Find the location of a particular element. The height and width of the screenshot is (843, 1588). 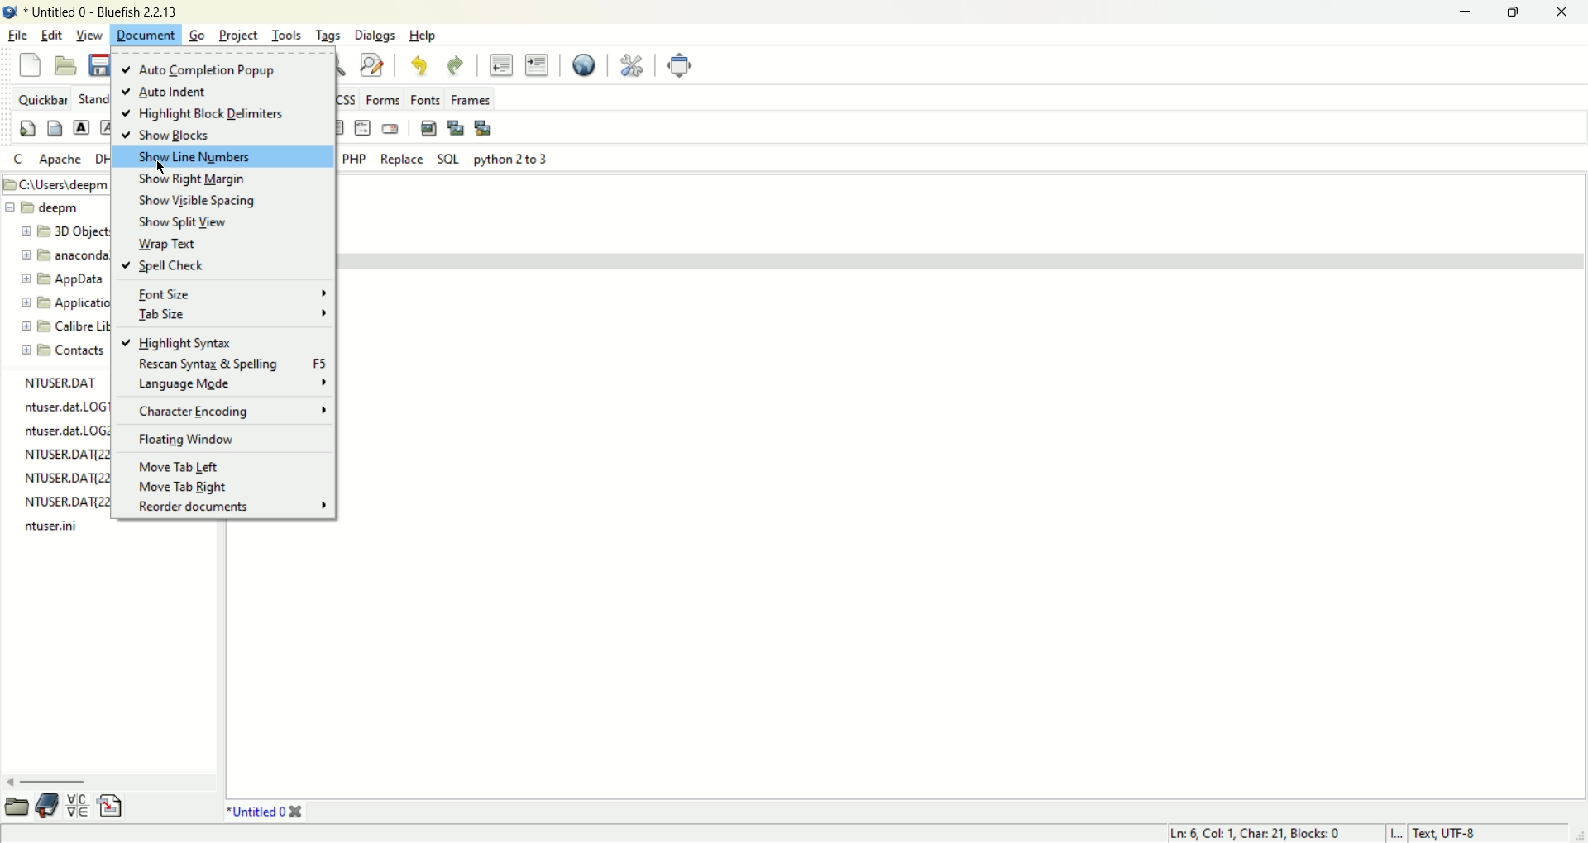

insert file is located at coordinates (116, 805).